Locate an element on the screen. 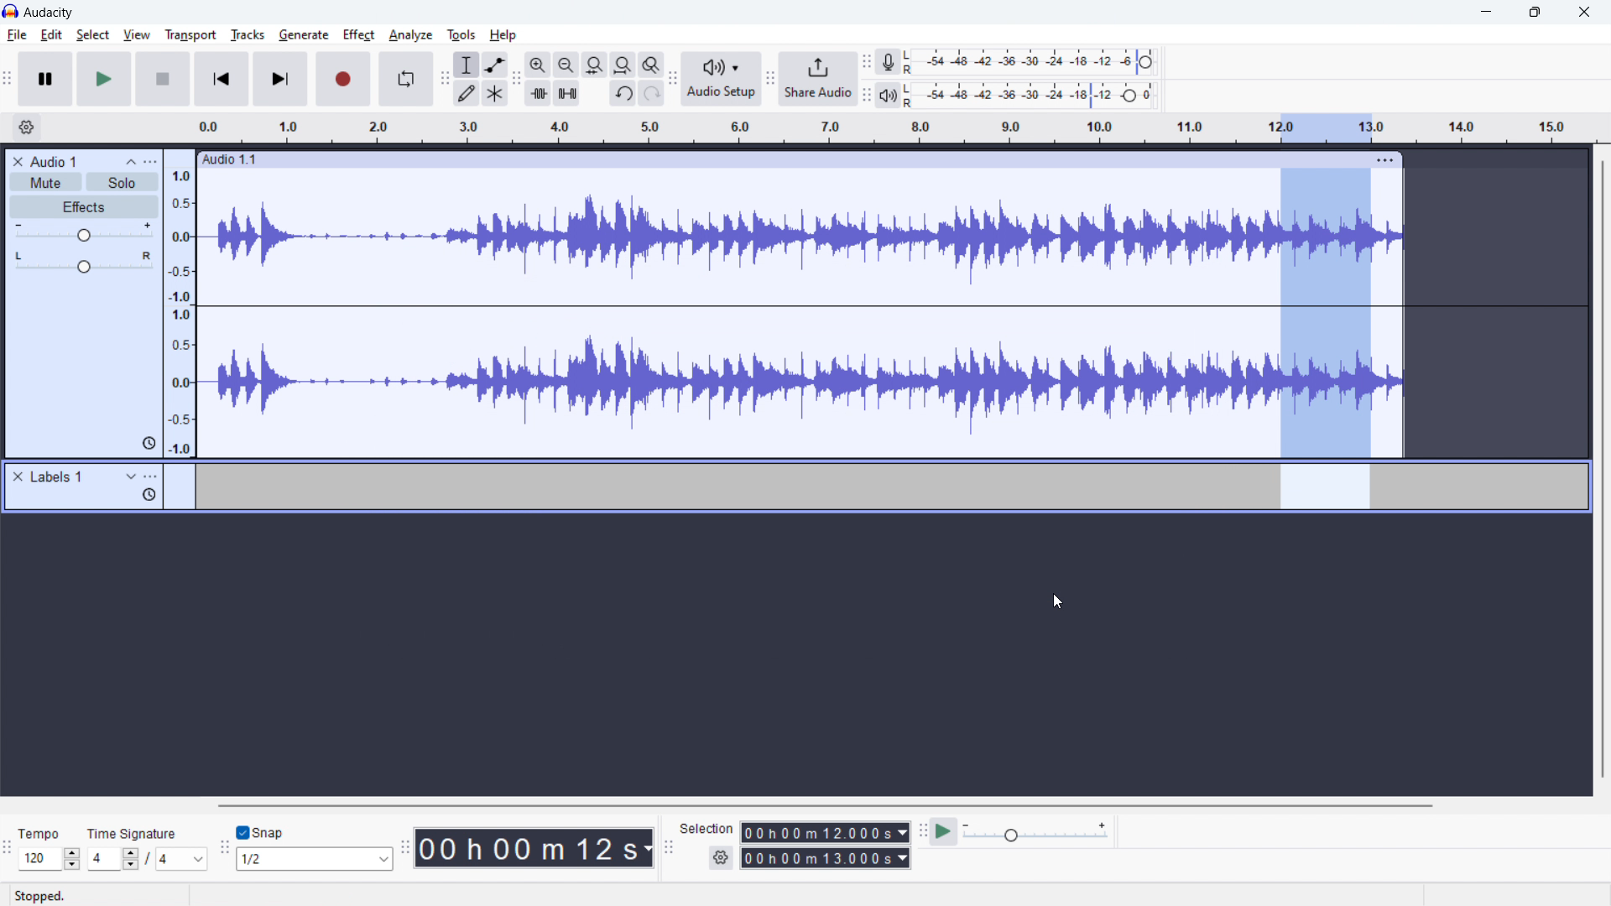  set project to width is located at coordinates (623, 65).